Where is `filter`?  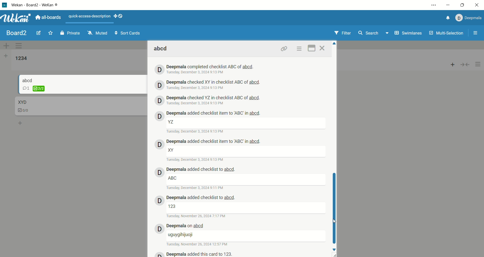
filter is located at coordinates (344, 32).